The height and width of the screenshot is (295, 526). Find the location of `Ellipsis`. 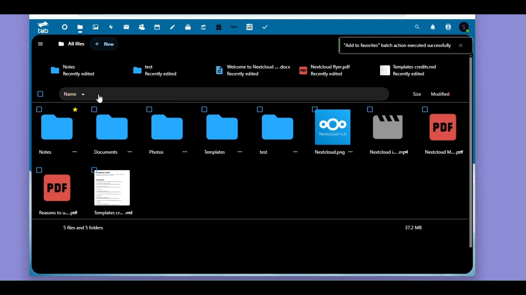

Ellipsis is located at coordinates (351, 152).